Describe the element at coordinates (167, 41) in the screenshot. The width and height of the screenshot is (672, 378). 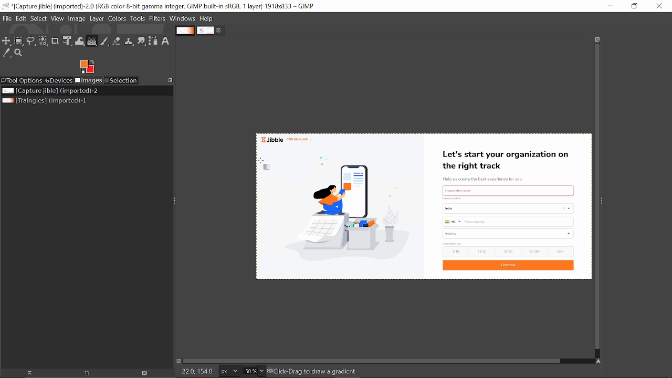
I see `text tool` at that location.